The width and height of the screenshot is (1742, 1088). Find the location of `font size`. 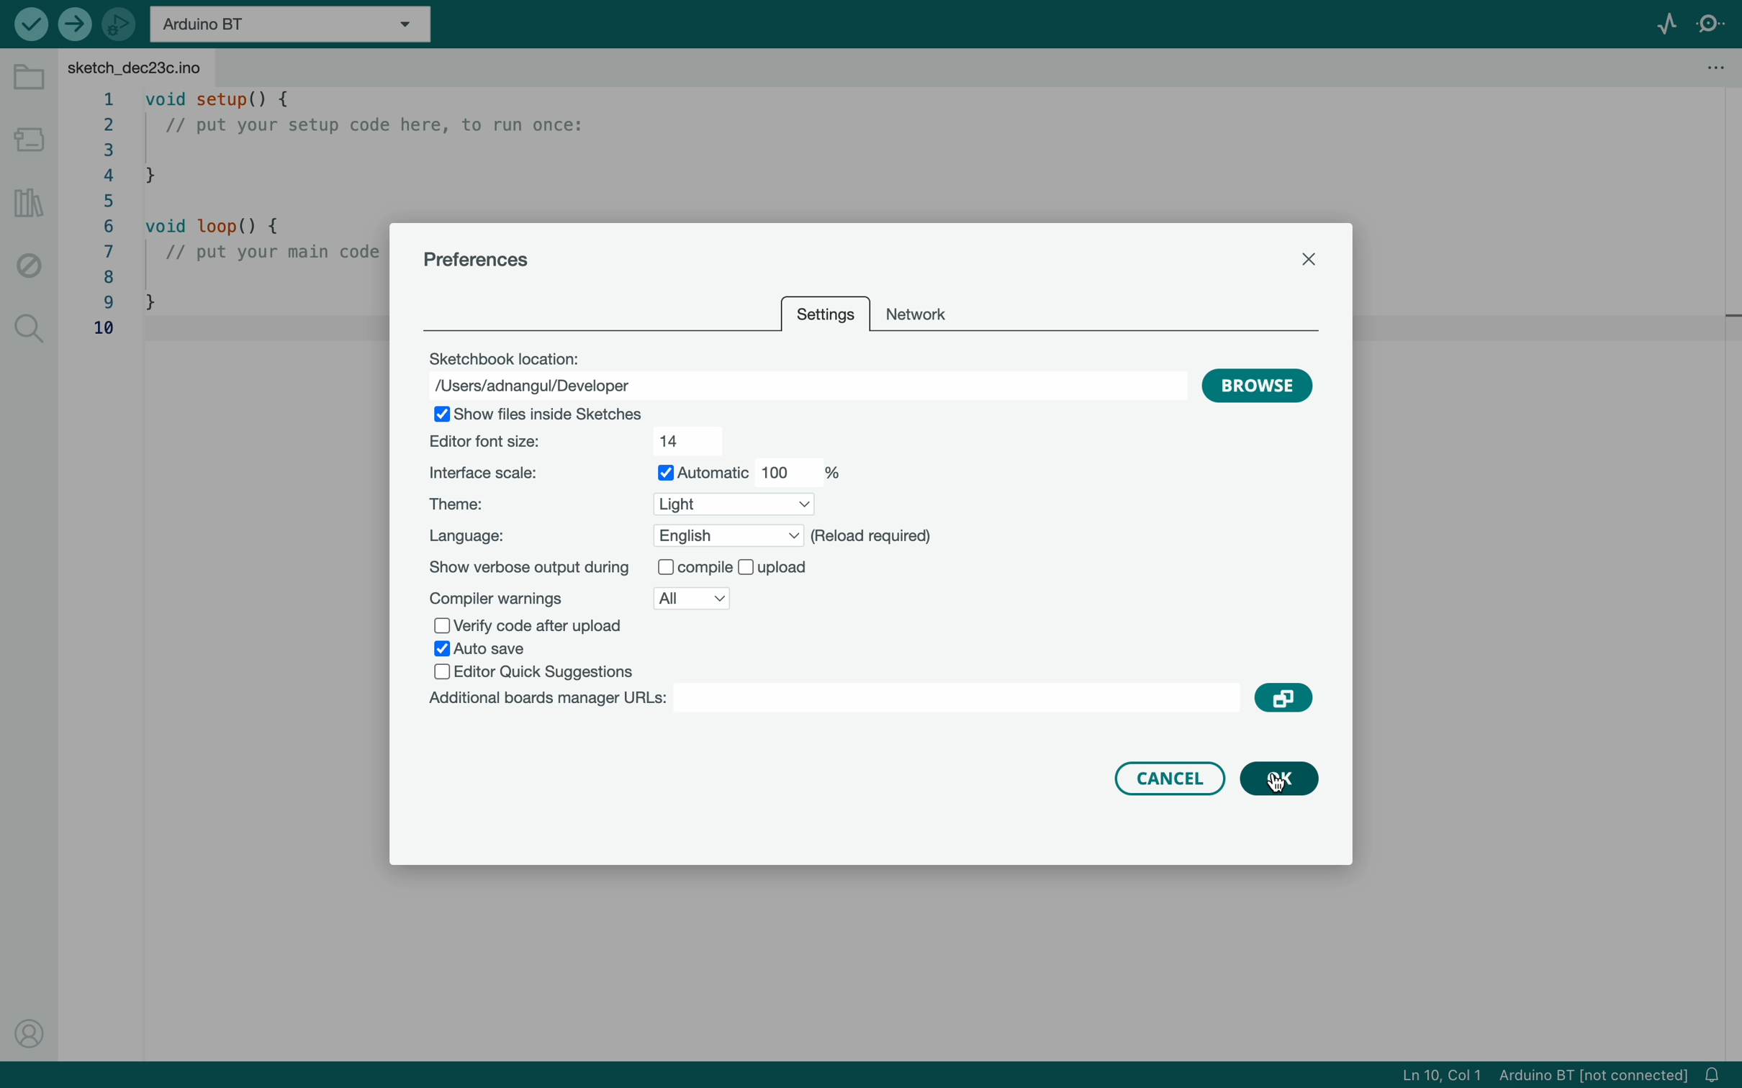

font size is located at coordinates (584, 441).